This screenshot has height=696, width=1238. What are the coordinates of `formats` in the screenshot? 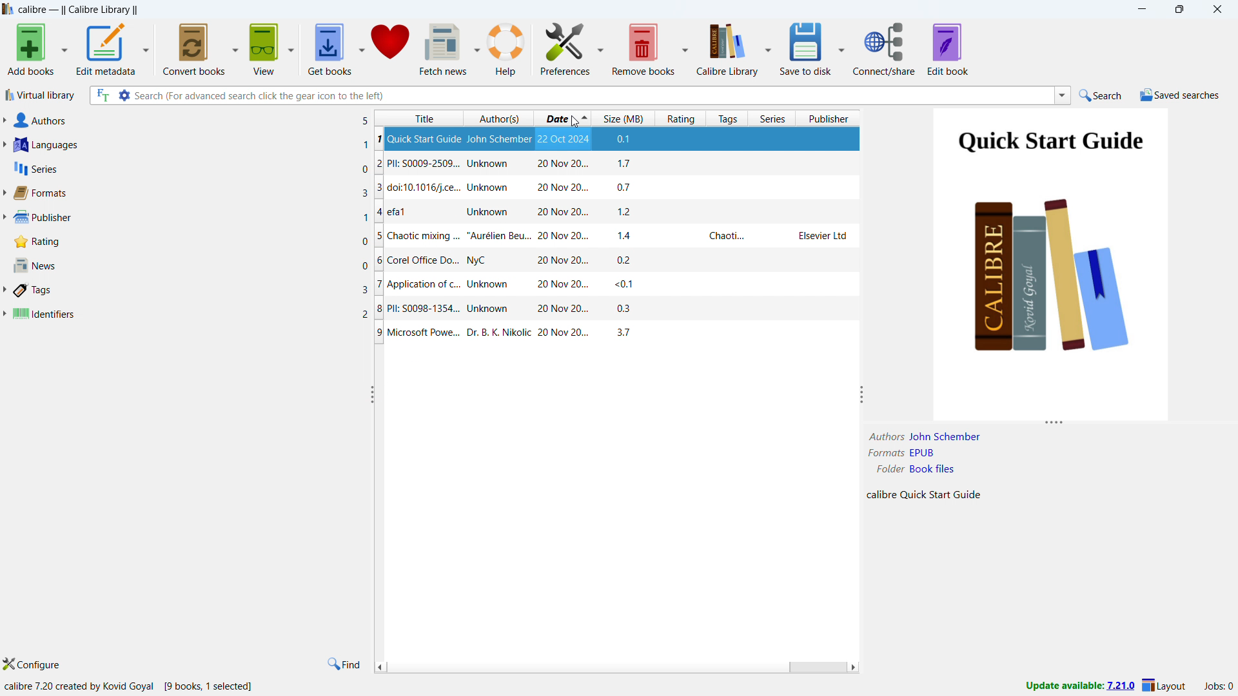 It's located at (190, 193).